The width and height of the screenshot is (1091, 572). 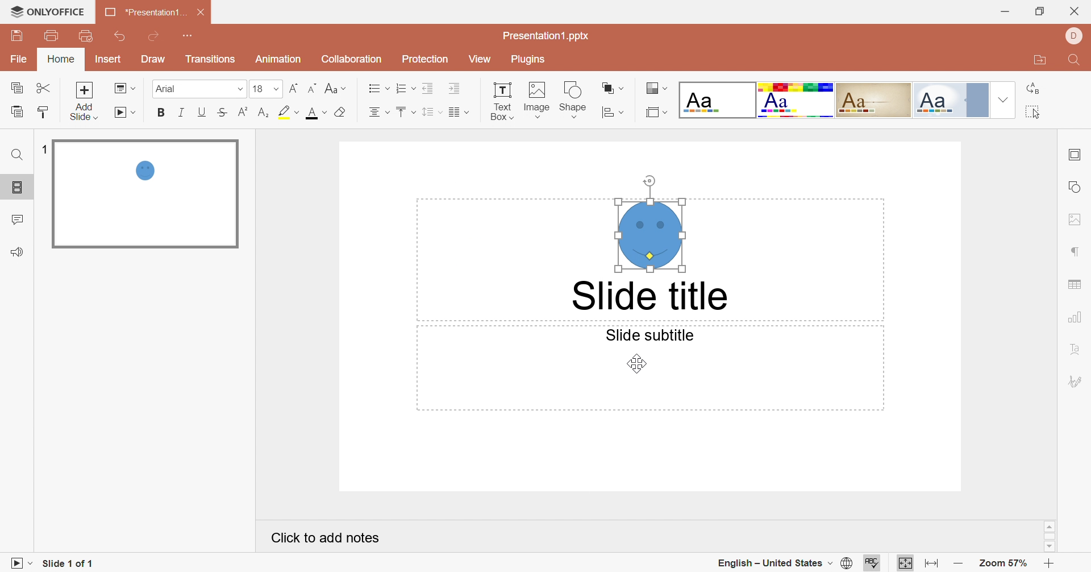 I want to click on table settings, so click(x=1080, y=284).